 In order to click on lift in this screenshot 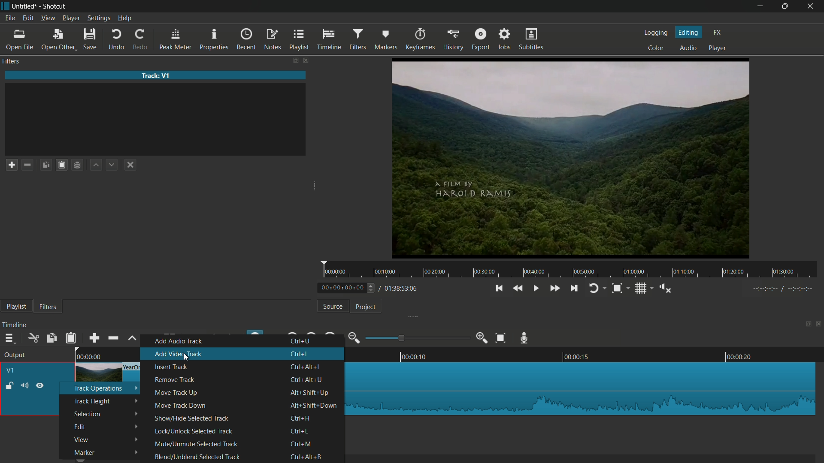, I will do `click(132, 337)`.